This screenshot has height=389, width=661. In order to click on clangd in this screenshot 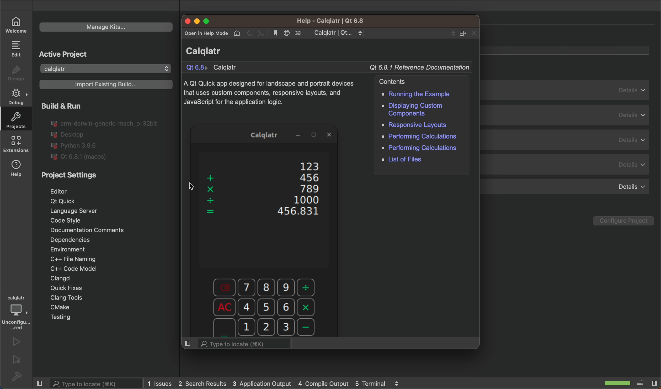, I will do `click(63, 279)`.